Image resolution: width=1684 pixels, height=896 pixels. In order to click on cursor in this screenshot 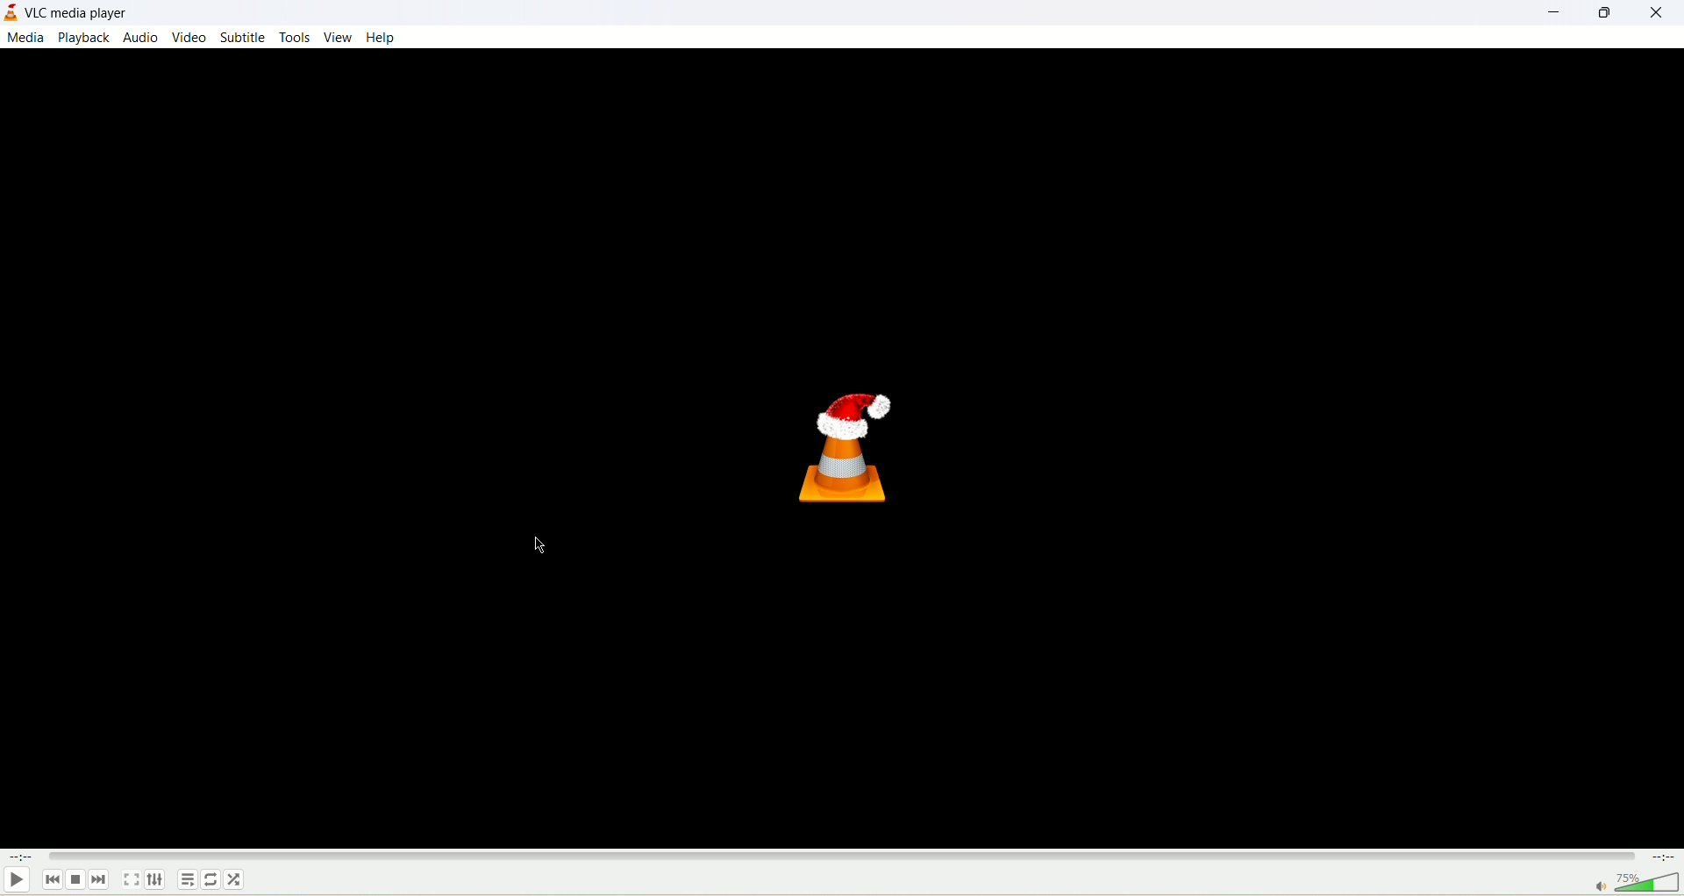, I will do `click(542, 544)`.